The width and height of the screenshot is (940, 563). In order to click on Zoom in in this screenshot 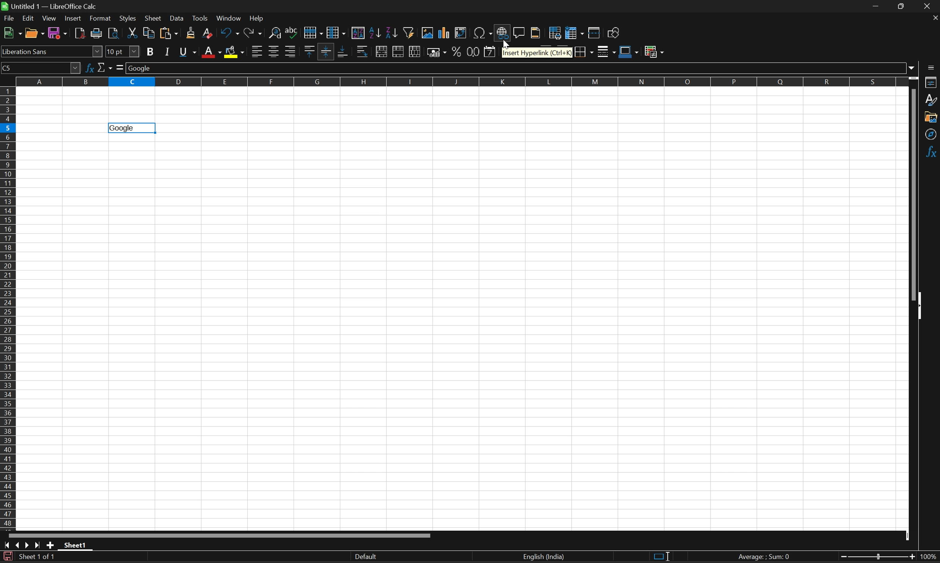, I will do `click(840, 558)`.